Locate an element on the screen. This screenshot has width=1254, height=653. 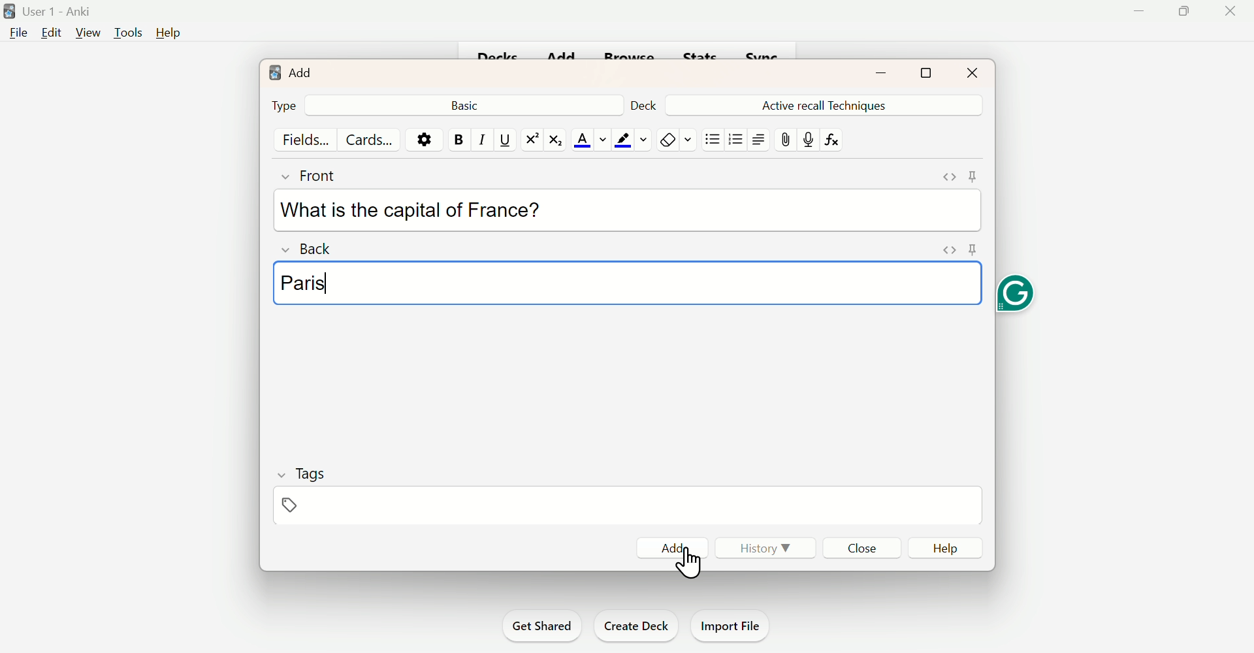
minimise is located at coordinates (873, 73).